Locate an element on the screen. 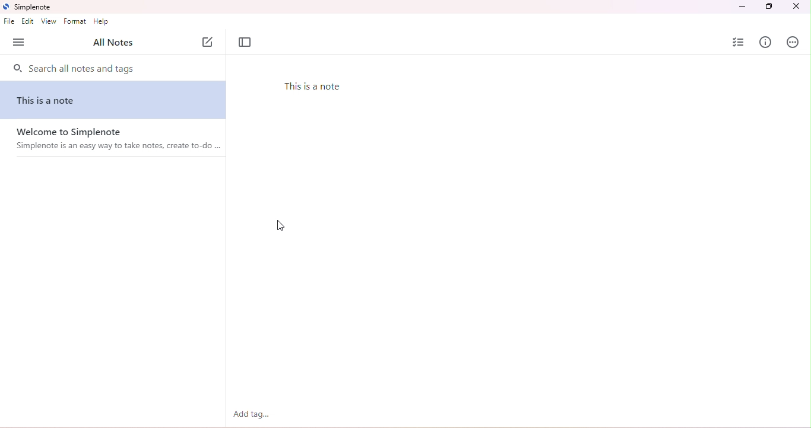 The height and width of the screenshot is (428, 811). minimize is located at coordinates (743, 7).